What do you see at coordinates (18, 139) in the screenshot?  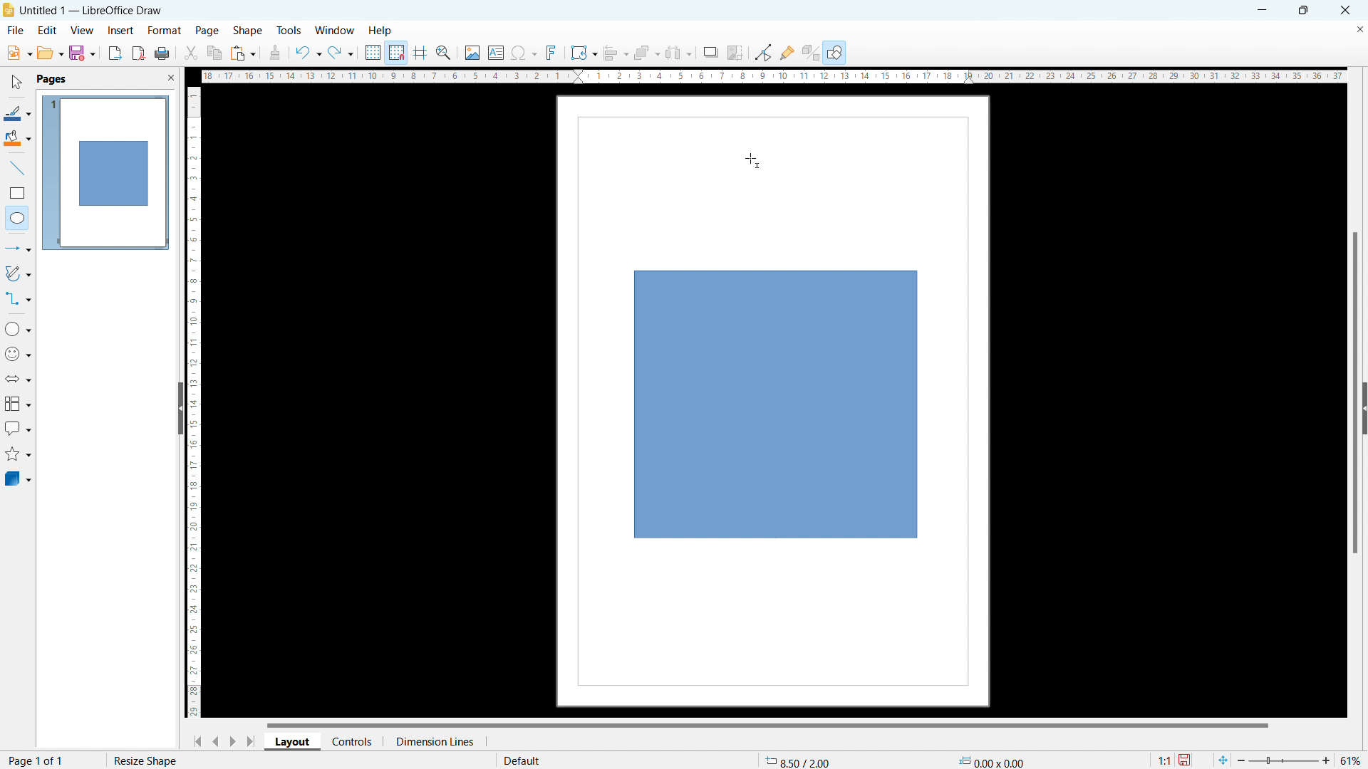 I see `fill color` at bounding box center [18, 139].